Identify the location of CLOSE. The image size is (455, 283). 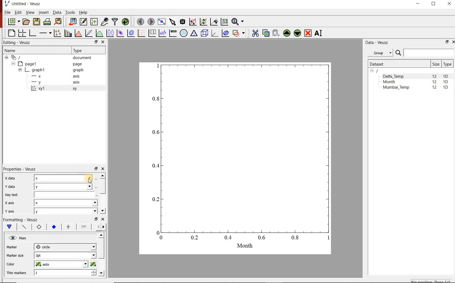
(448, 4).